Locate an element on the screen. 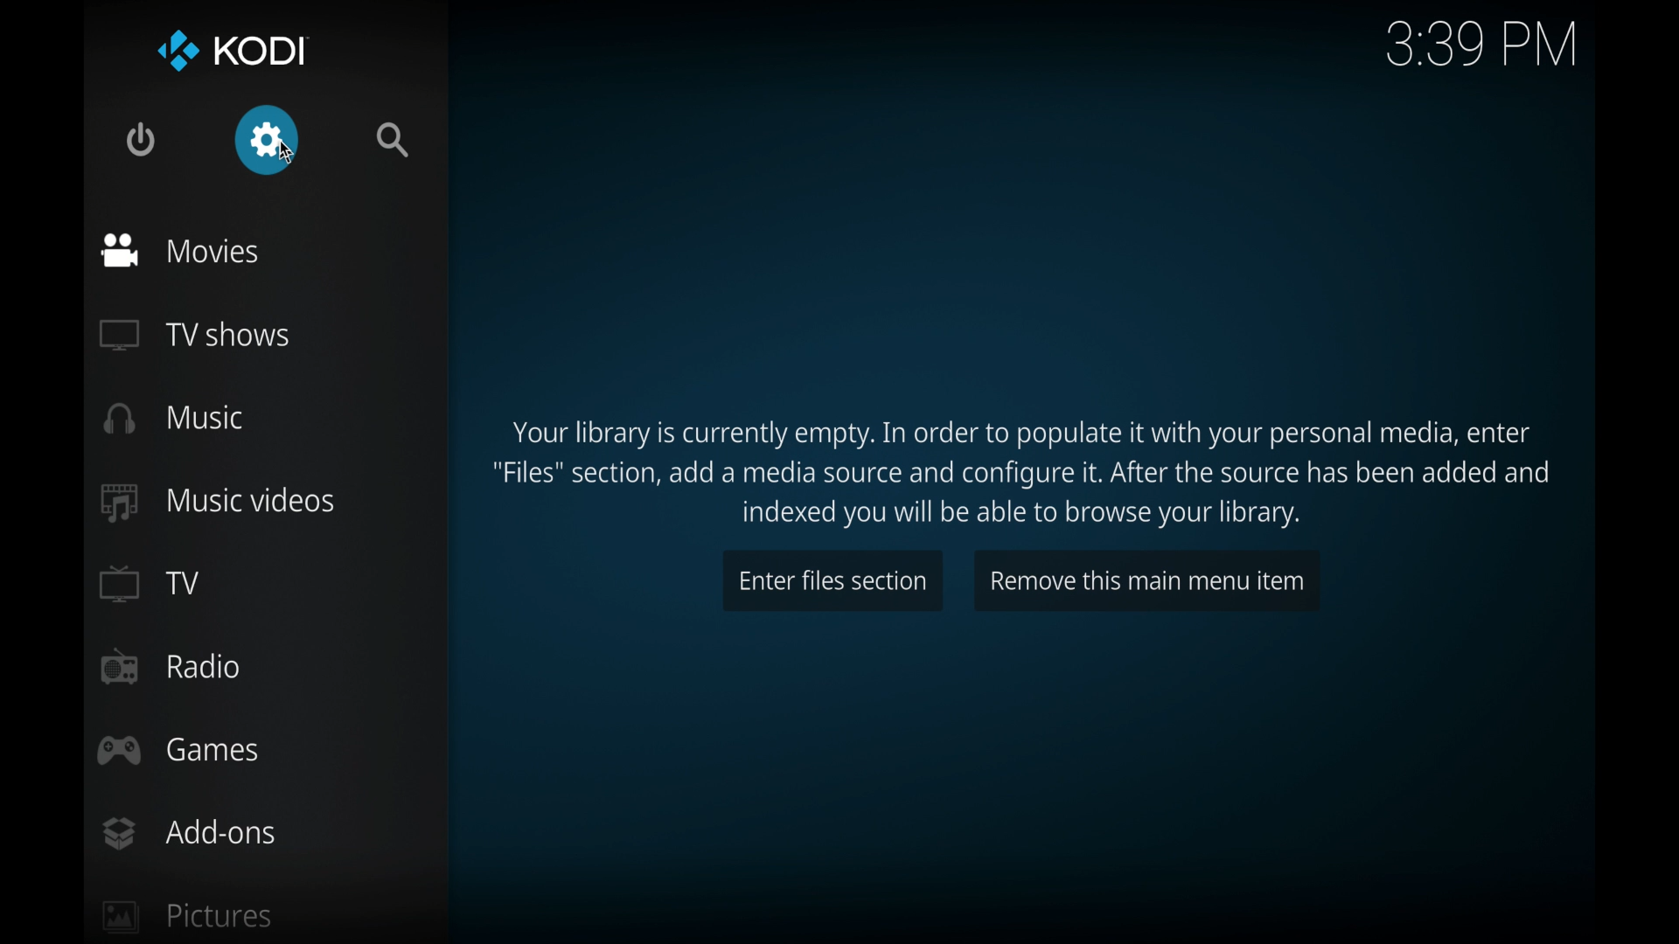  cursor is located at coordinates (287, 152).